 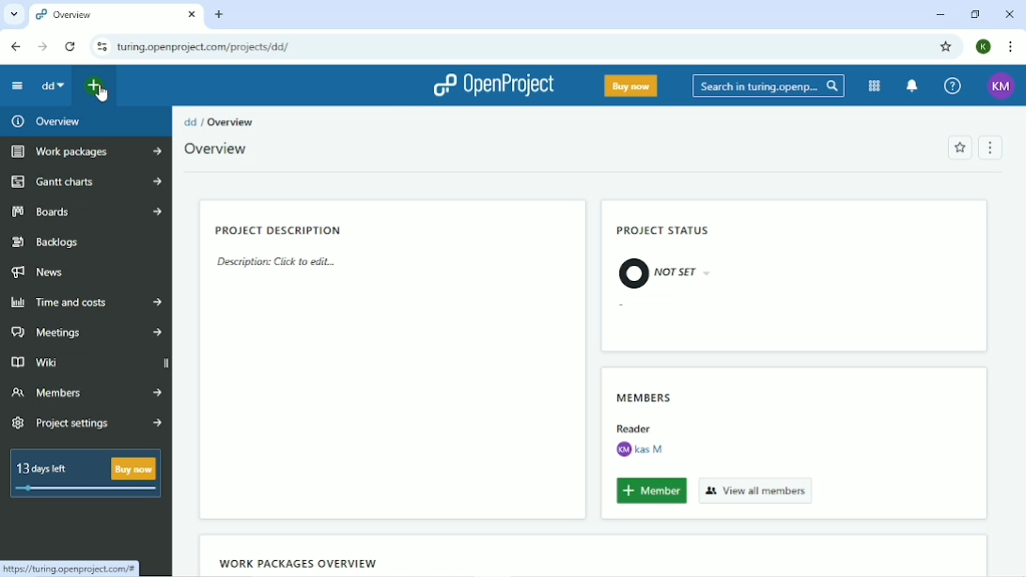 I want to click on K, so click(x=983, y=46).